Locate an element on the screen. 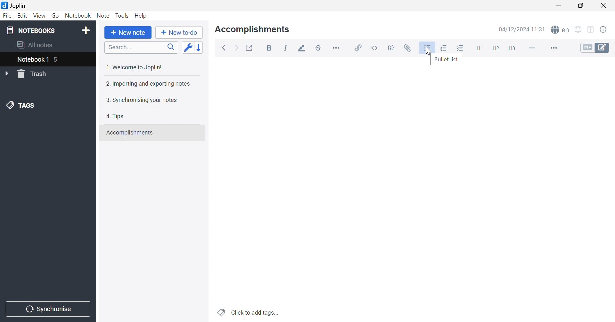 The image size is (615, 322). Close is located at coordinates (603, 5).